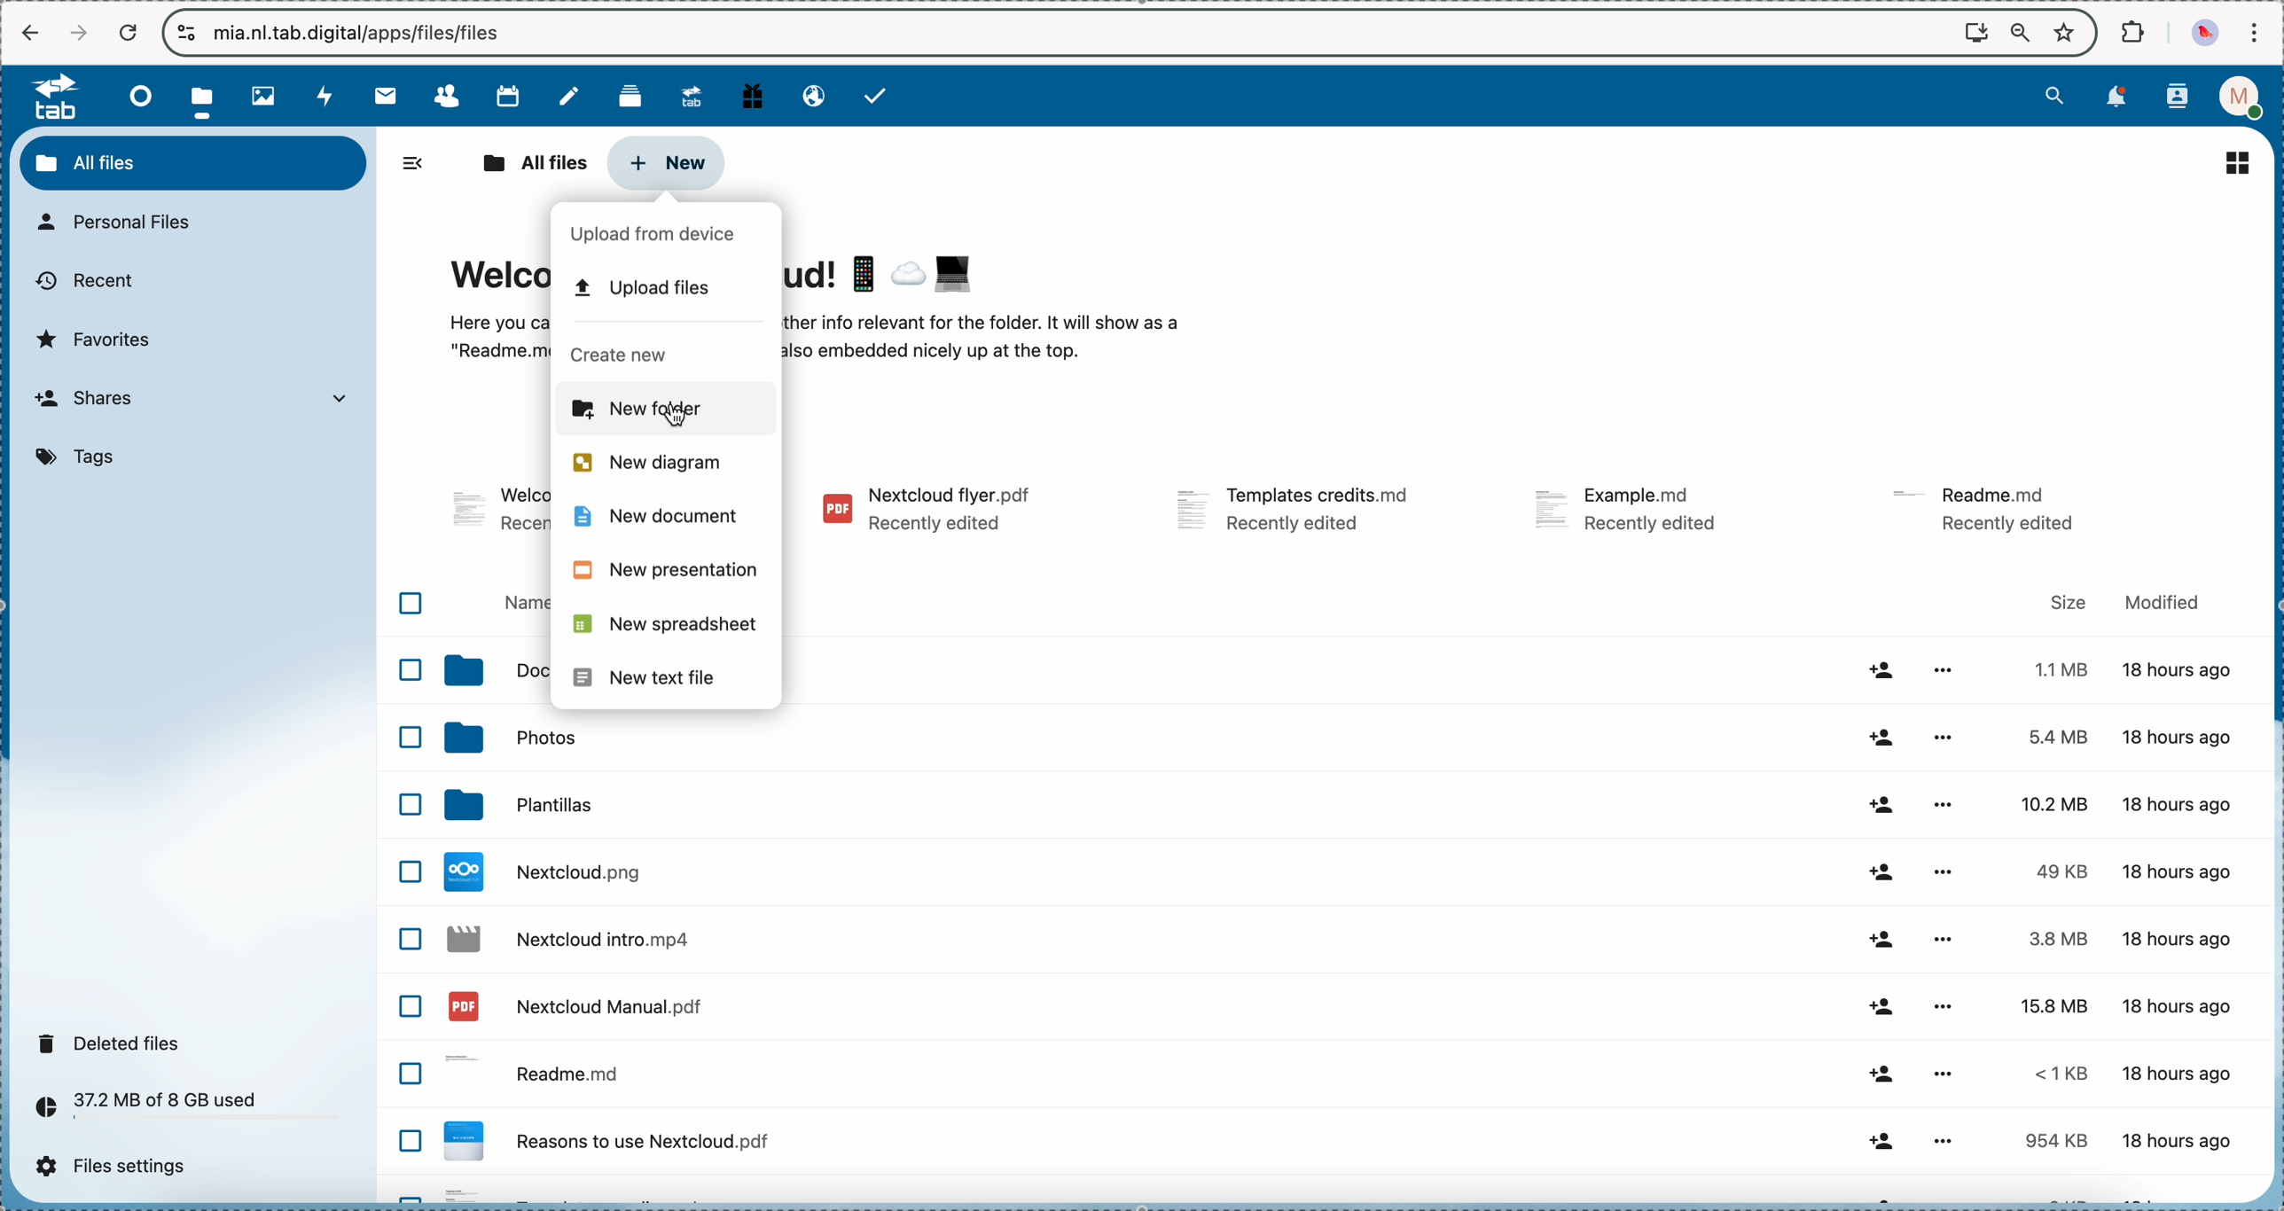 This screenshot has height=1211, width=2284. Describe the element at coordinates (114, 1043) in the screenshot. I see `deleted files` at that location.